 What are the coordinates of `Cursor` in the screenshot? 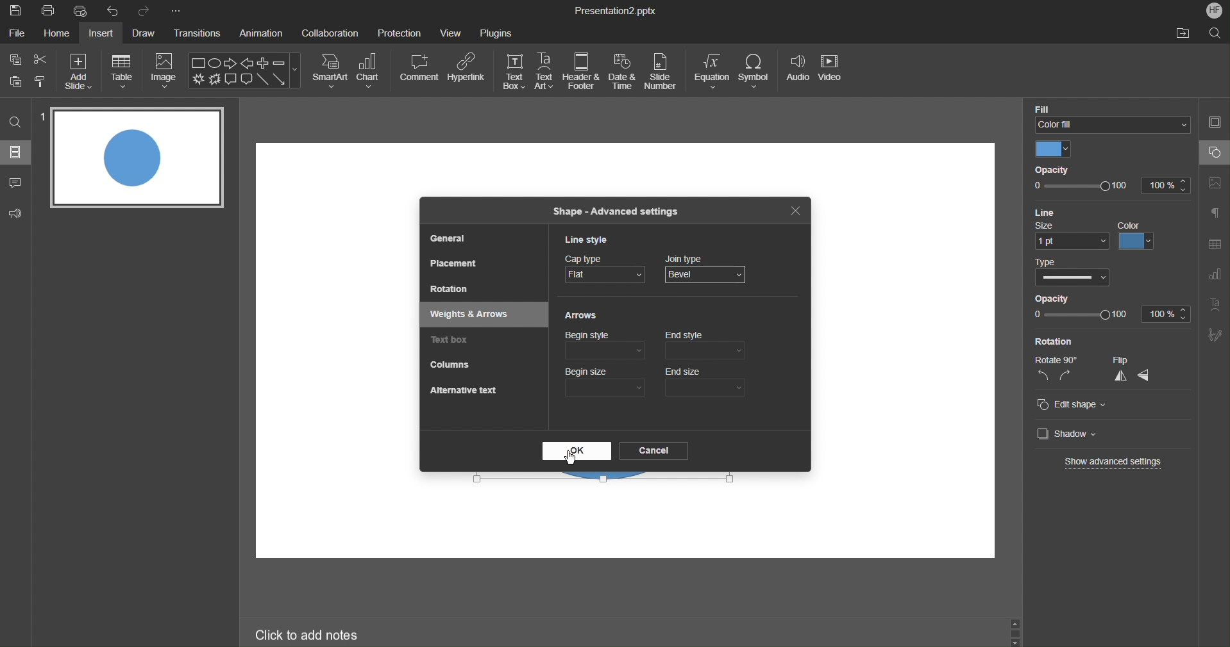 It's located at (566, 457).